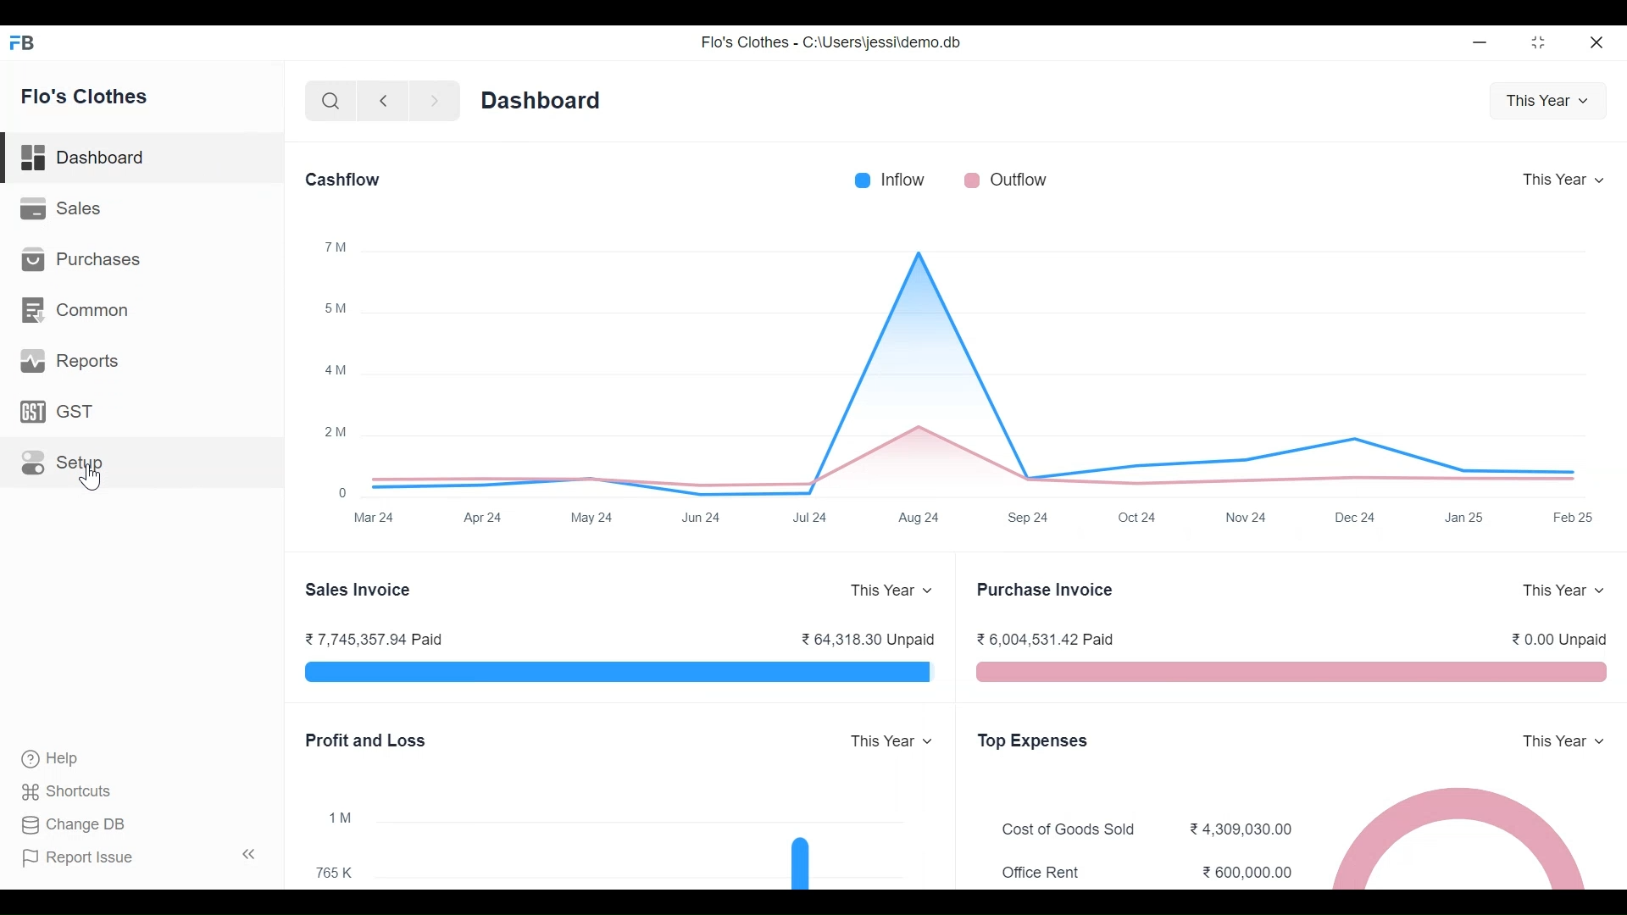 This screenshot has height=915, width=1627. Describe the element at coordinates (1147, 829) in the screenshot. I see `Cost of Goods Sold ₹4,309,030.00` at that location.